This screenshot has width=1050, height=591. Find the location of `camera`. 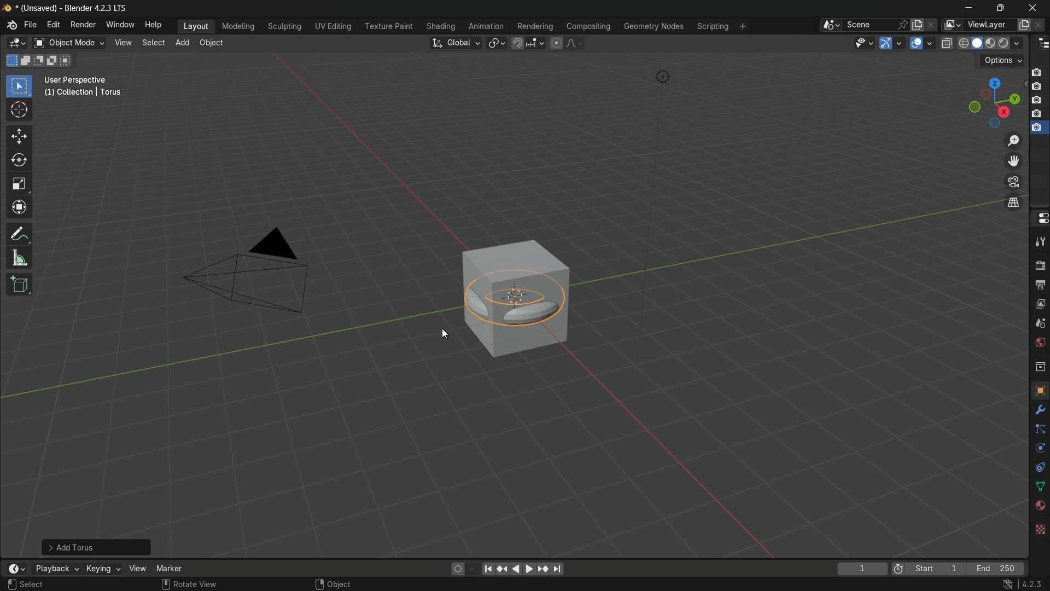

camera is located at coordinates (248, 270).